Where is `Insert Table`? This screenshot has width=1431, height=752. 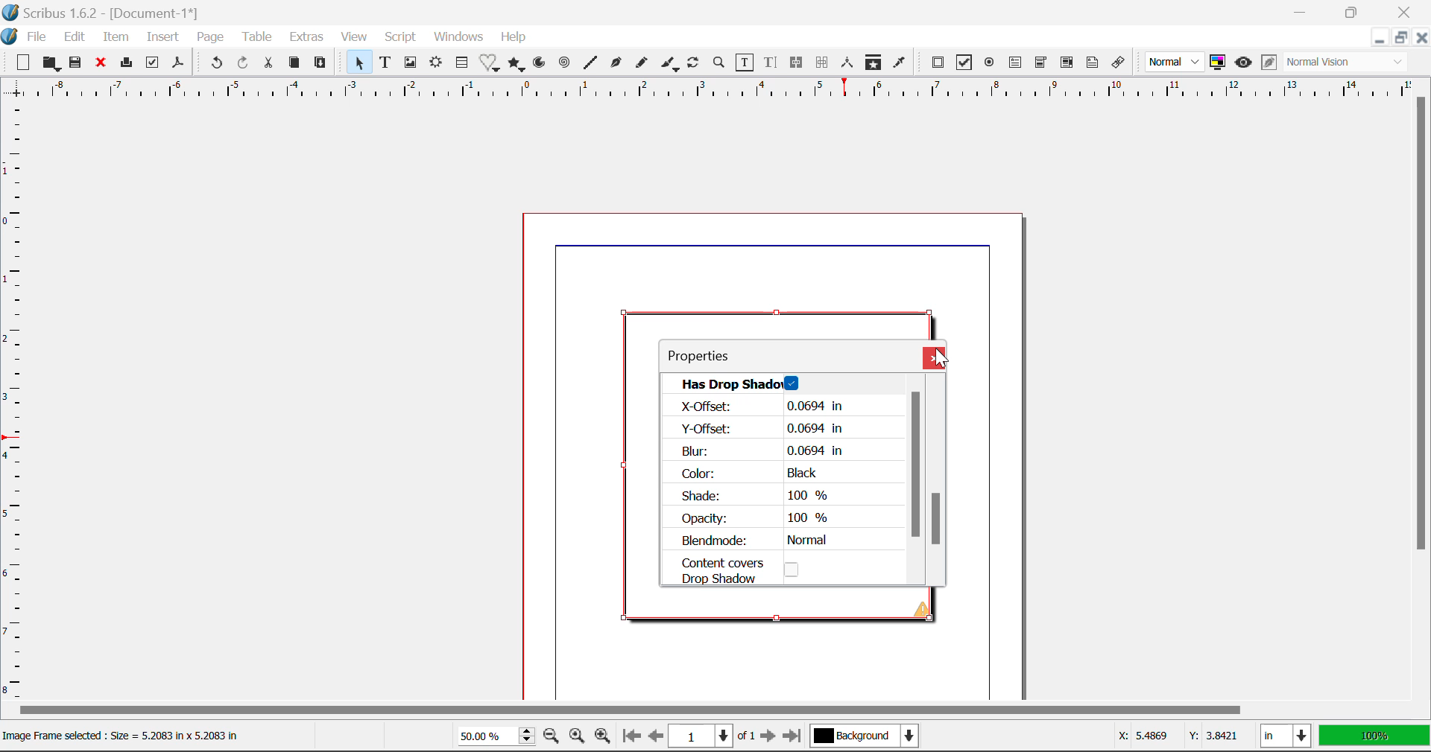
Insert Table is located at coordinates (464, 65).